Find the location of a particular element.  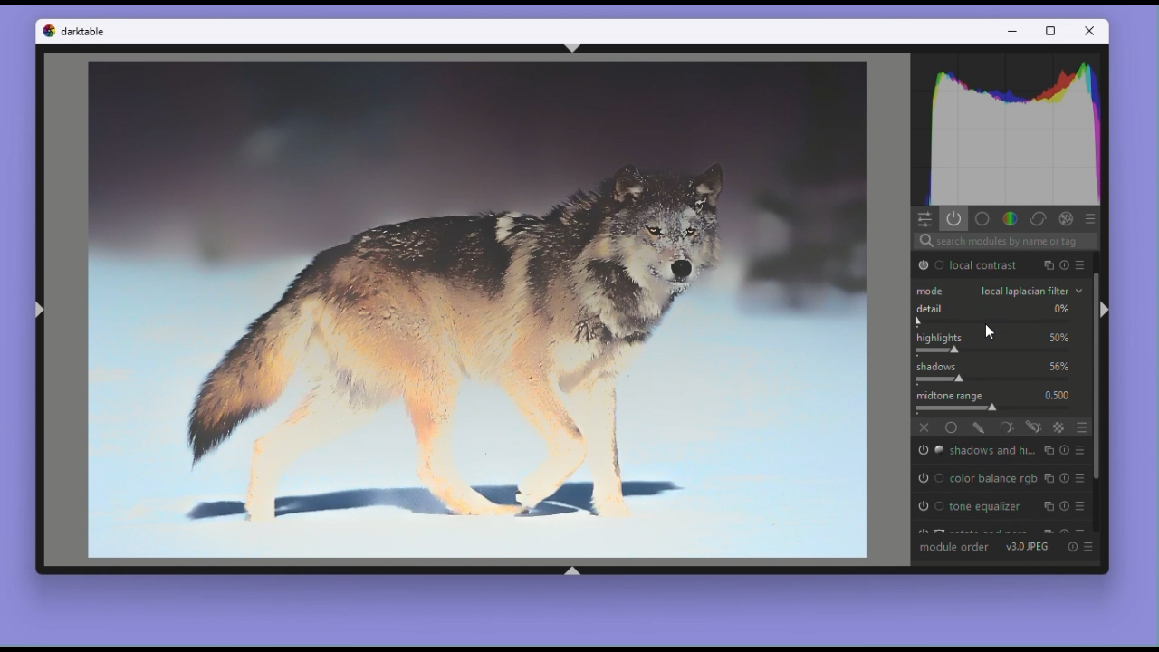

show only active modules is located at coordinates (955, 219).